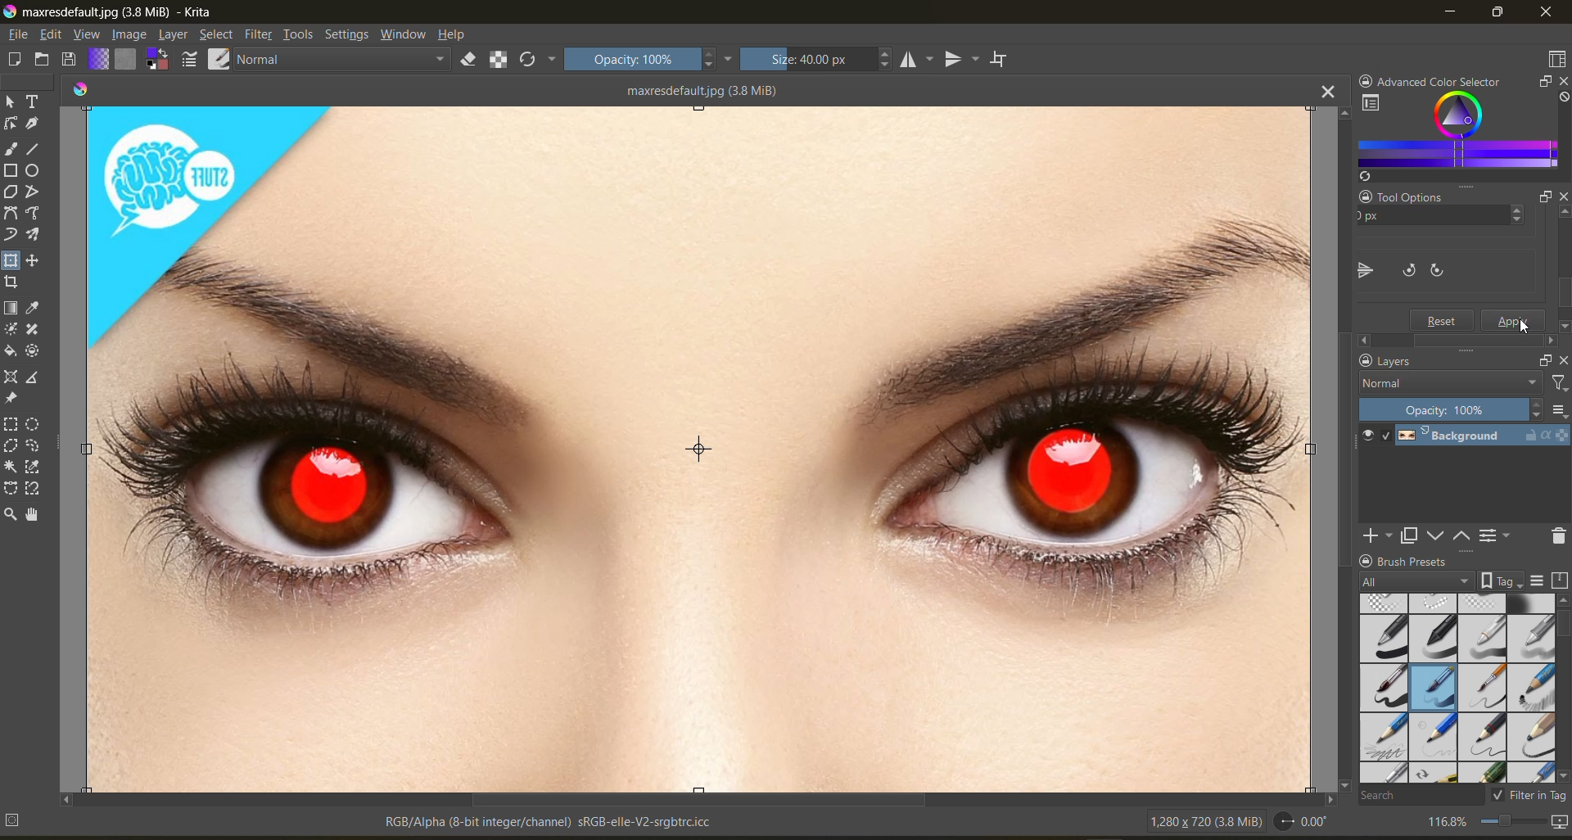 This screenshot has height=840, width=1572. Describe the element at coordinates (10, 329) in the screenshot. I see `tool` at that location.